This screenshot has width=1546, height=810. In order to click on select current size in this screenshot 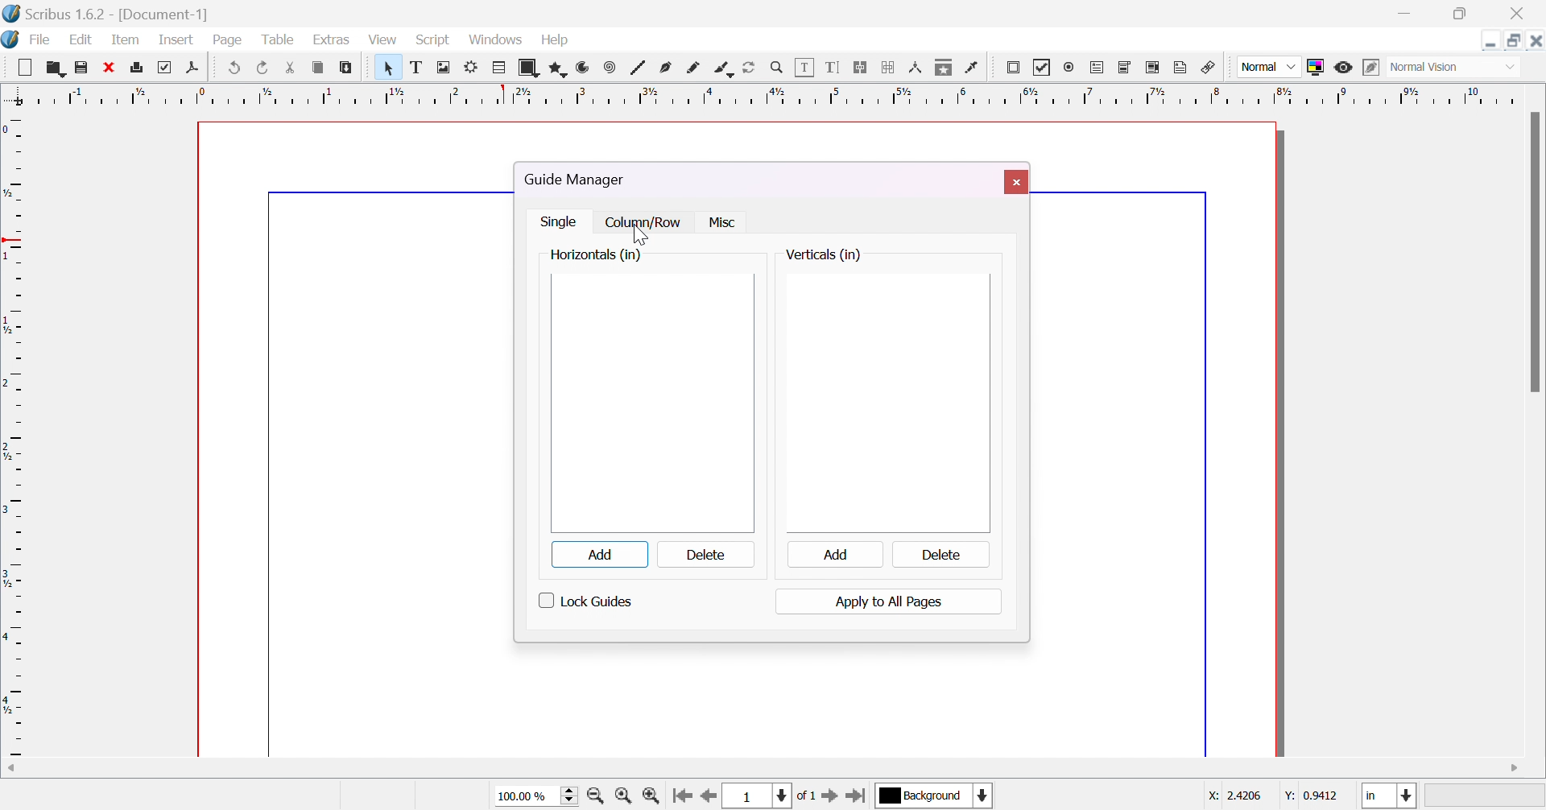, I will do `click(535, 794)`.